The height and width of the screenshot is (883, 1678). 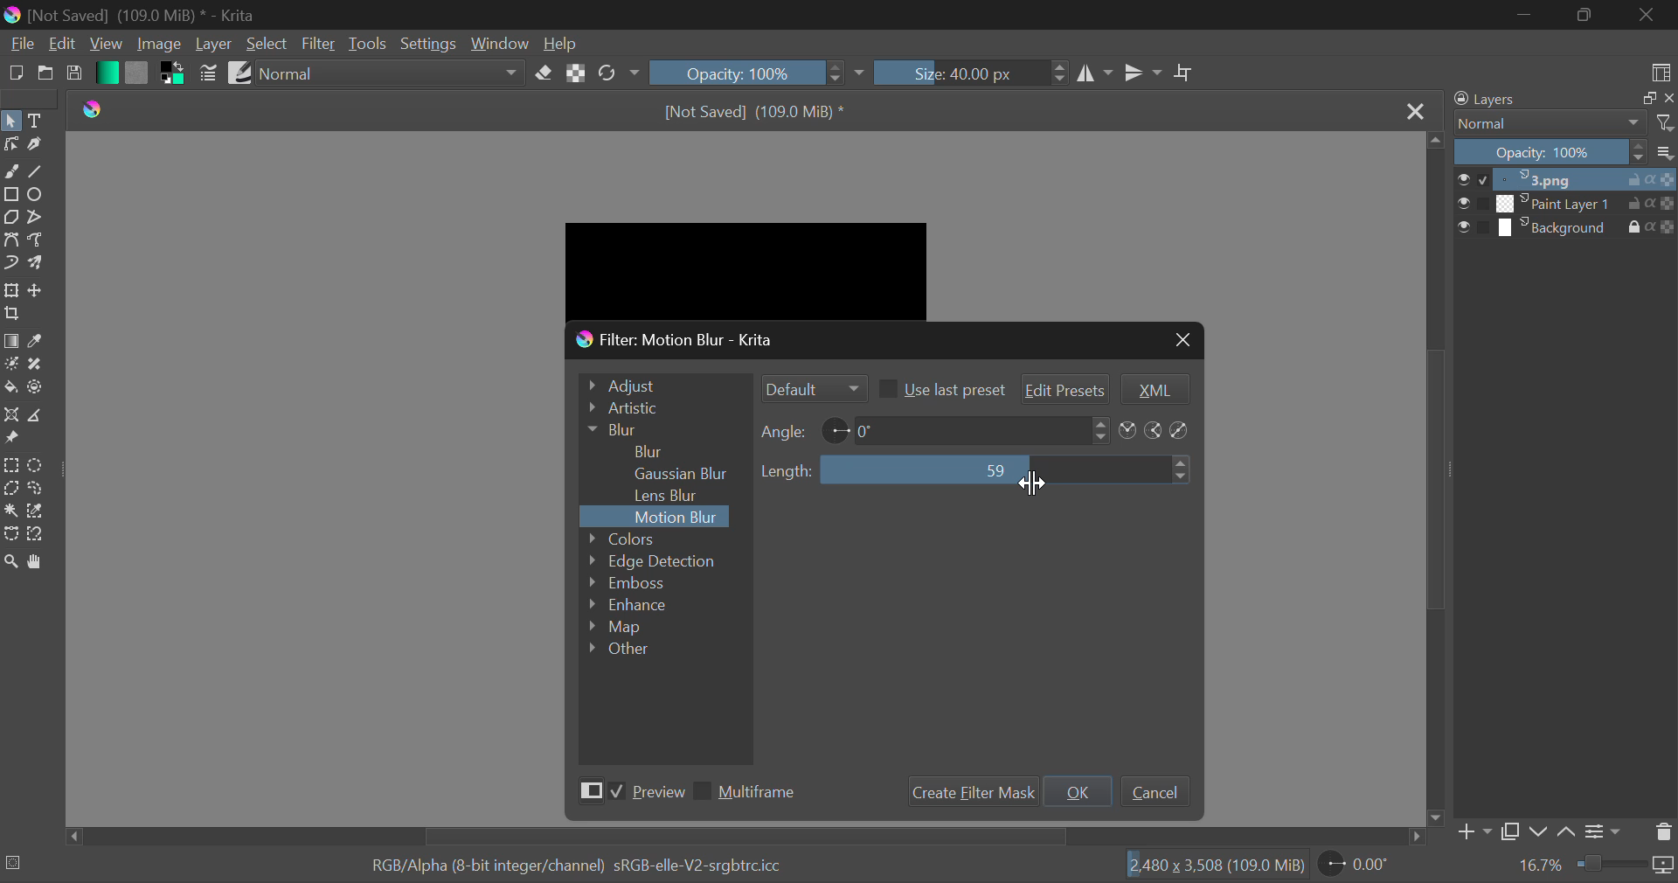 What do you see at coordinates (10, 415) in the screenshot?
I see `Assistant Tool` at bounding box center [10, 415].